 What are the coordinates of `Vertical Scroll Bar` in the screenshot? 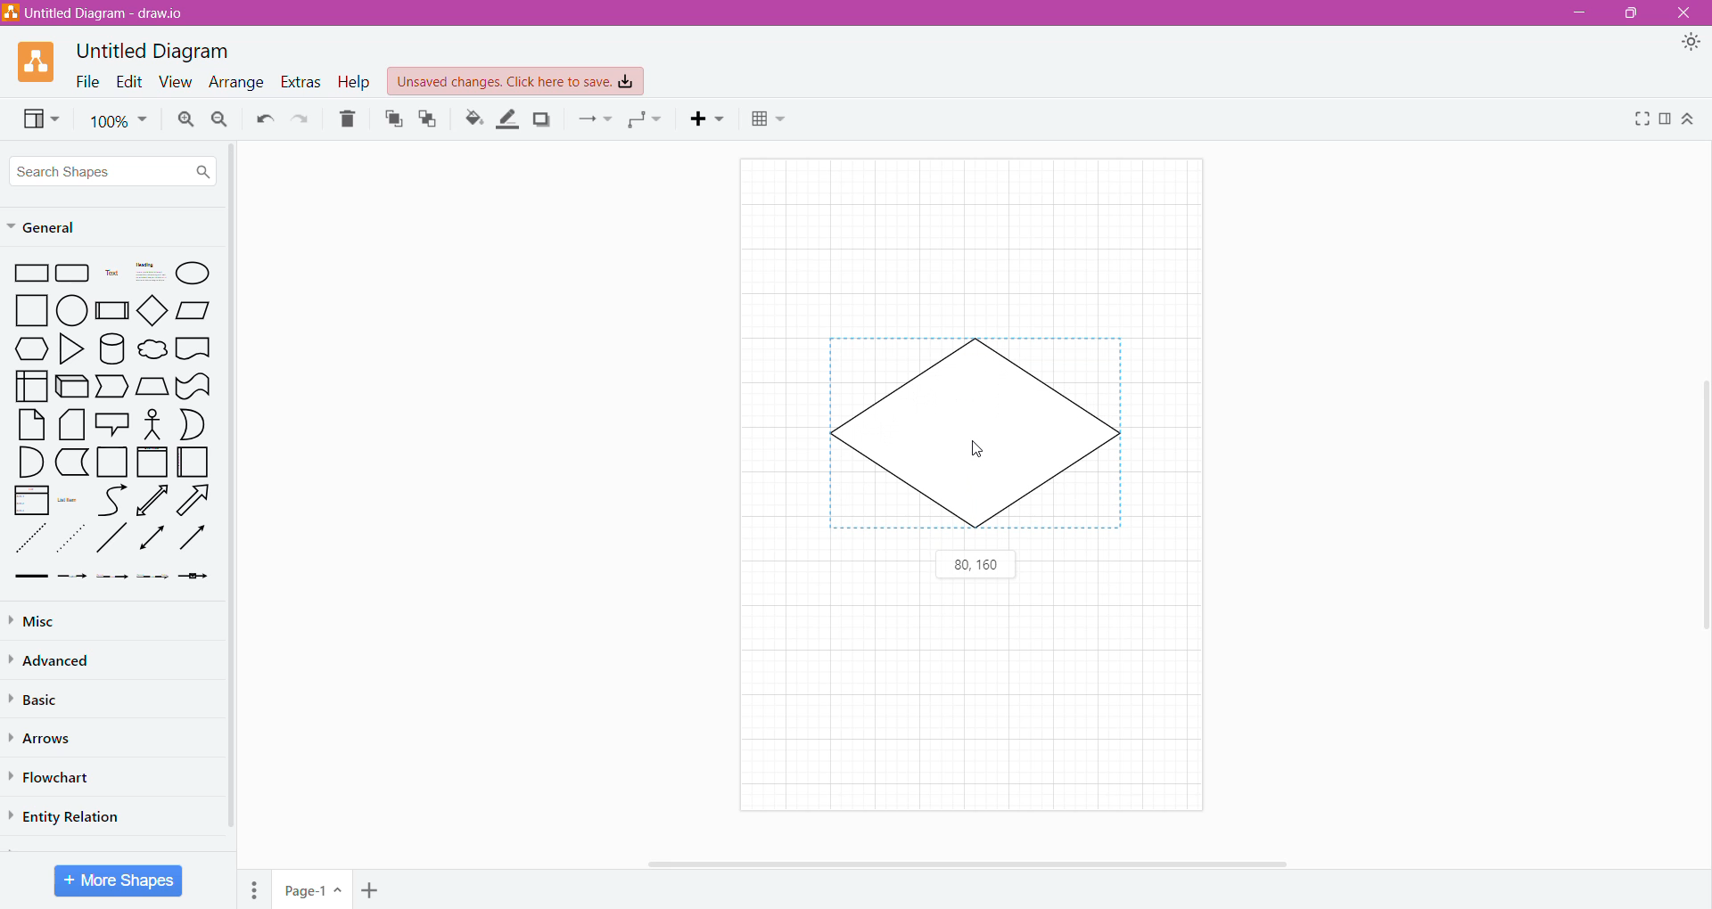 It's located at (1700, 497).